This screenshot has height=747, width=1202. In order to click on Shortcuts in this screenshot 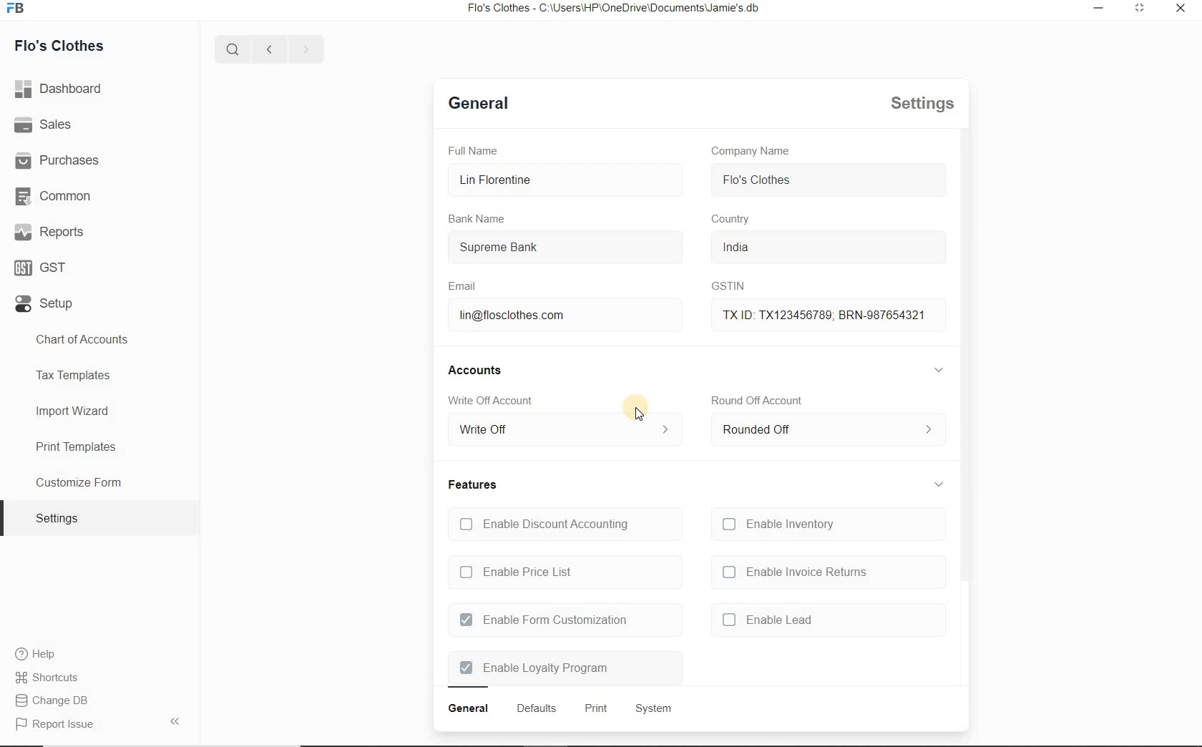, I will do `click(48, 678)`.